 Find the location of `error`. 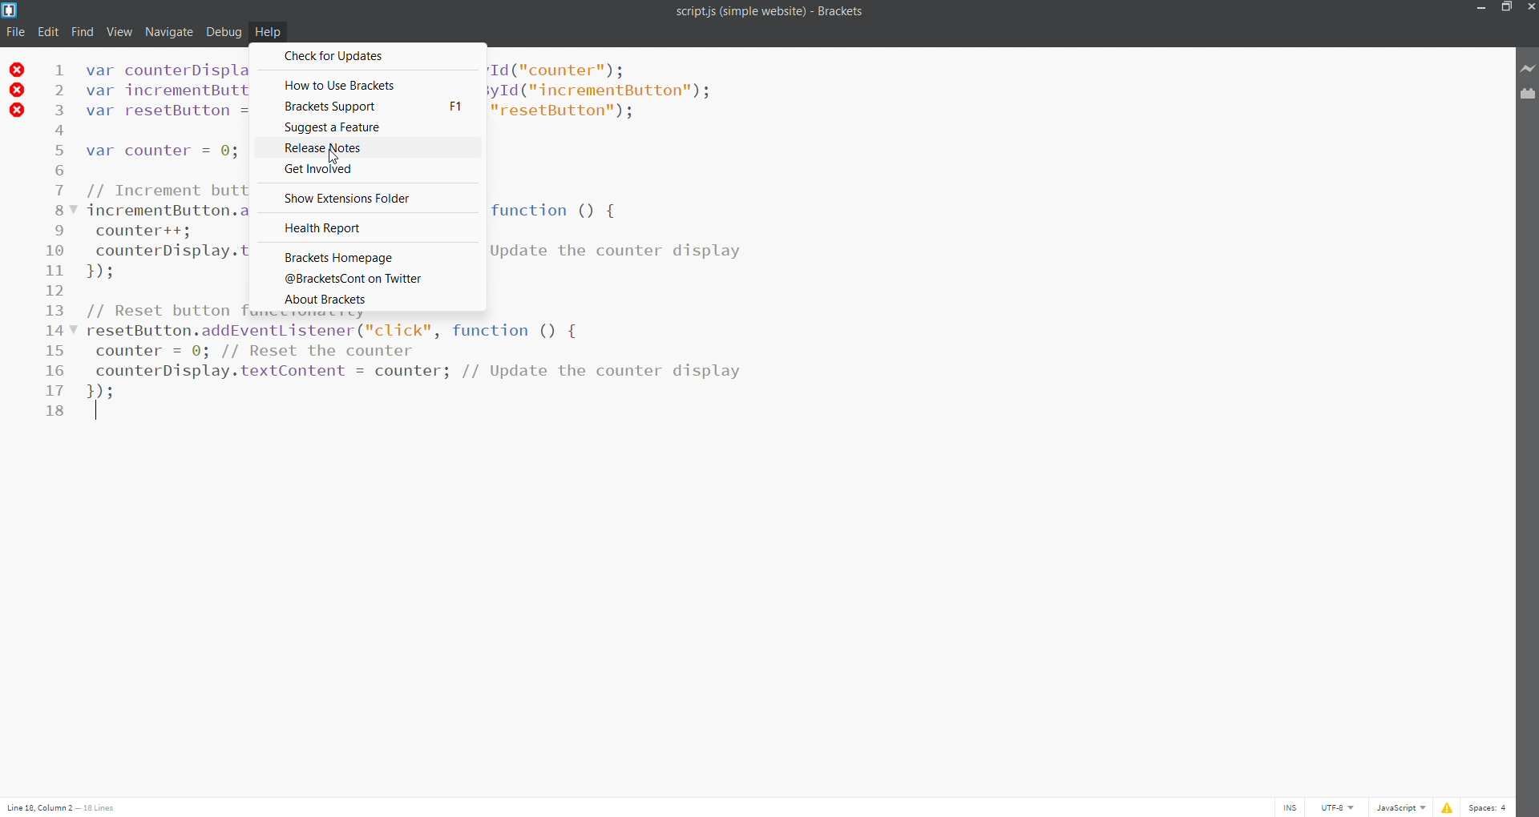

error is located at coordinates (1446, 806).